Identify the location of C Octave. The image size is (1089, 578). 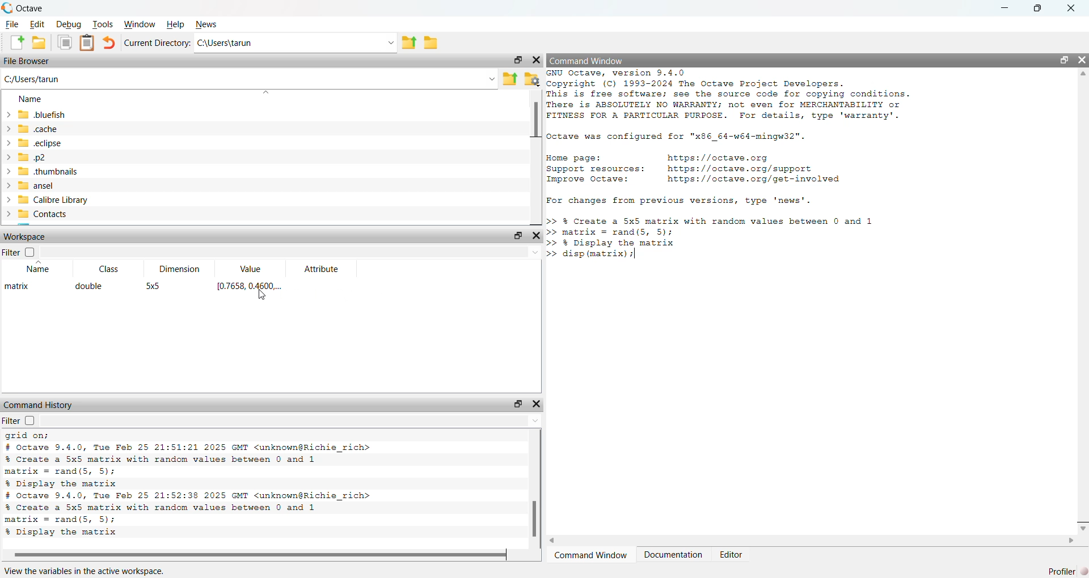
(30, 7).